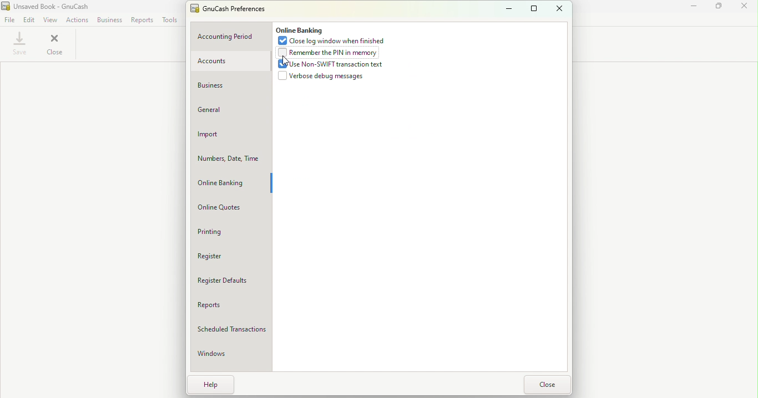 This screenshot has height=398, width=758. Describe the element at coordinates (230, 37) in the screenshot. I see `Accounting period` at that location.